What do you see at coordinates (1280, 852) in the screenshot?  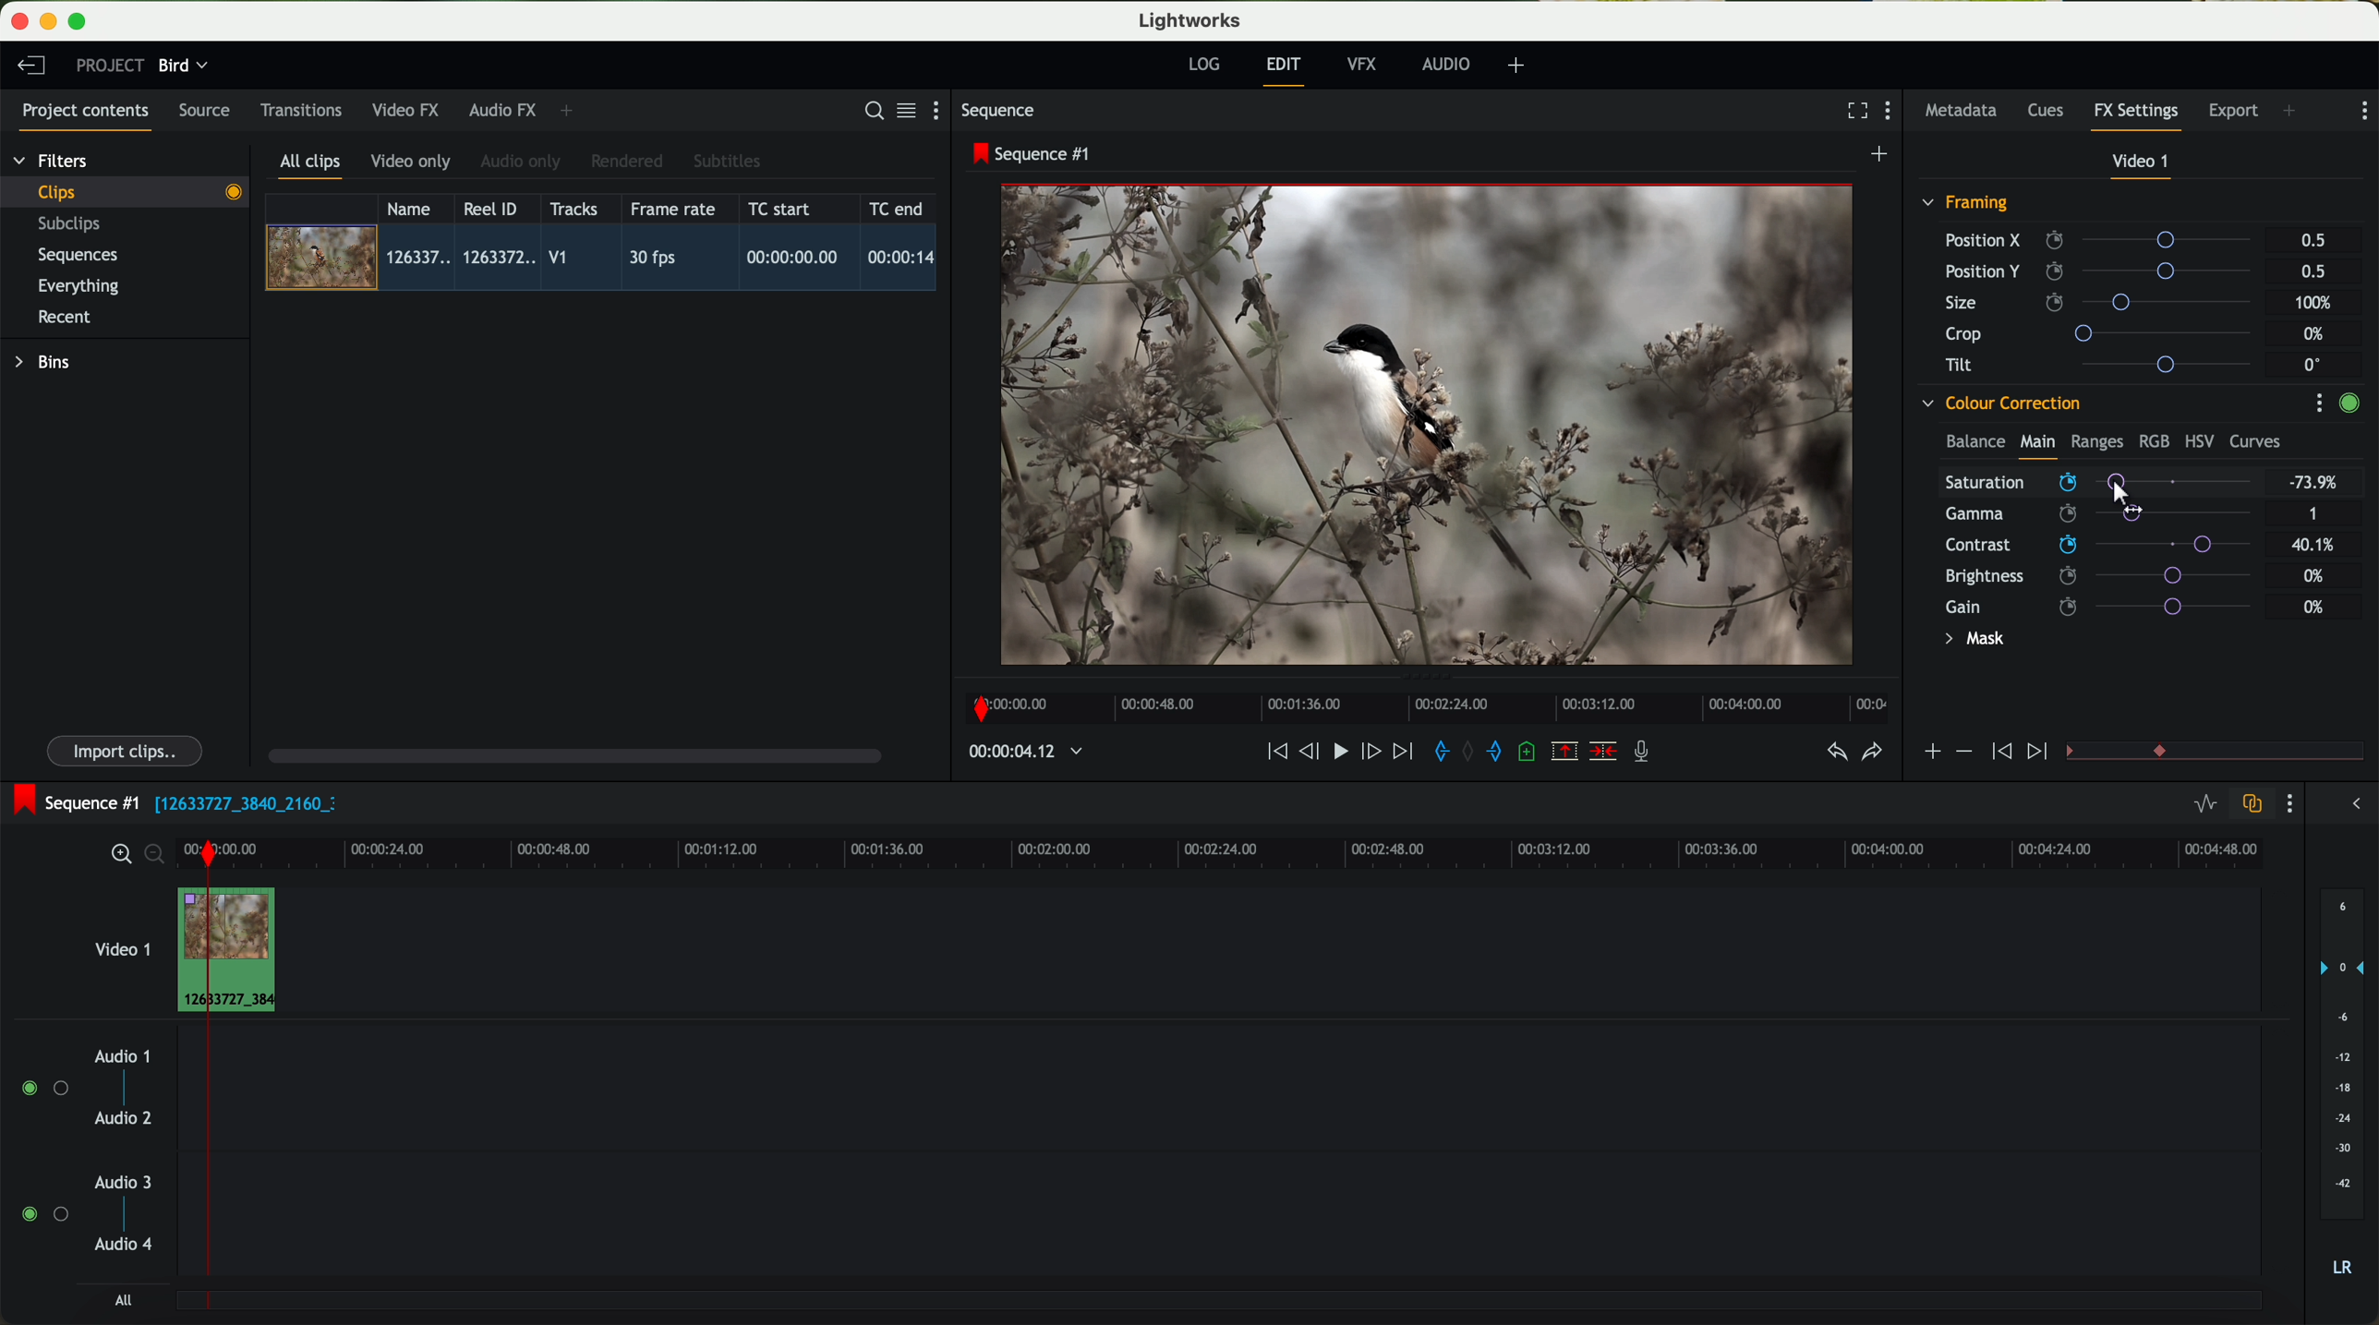 I see `timeline` at bounding box center [1280, 852].